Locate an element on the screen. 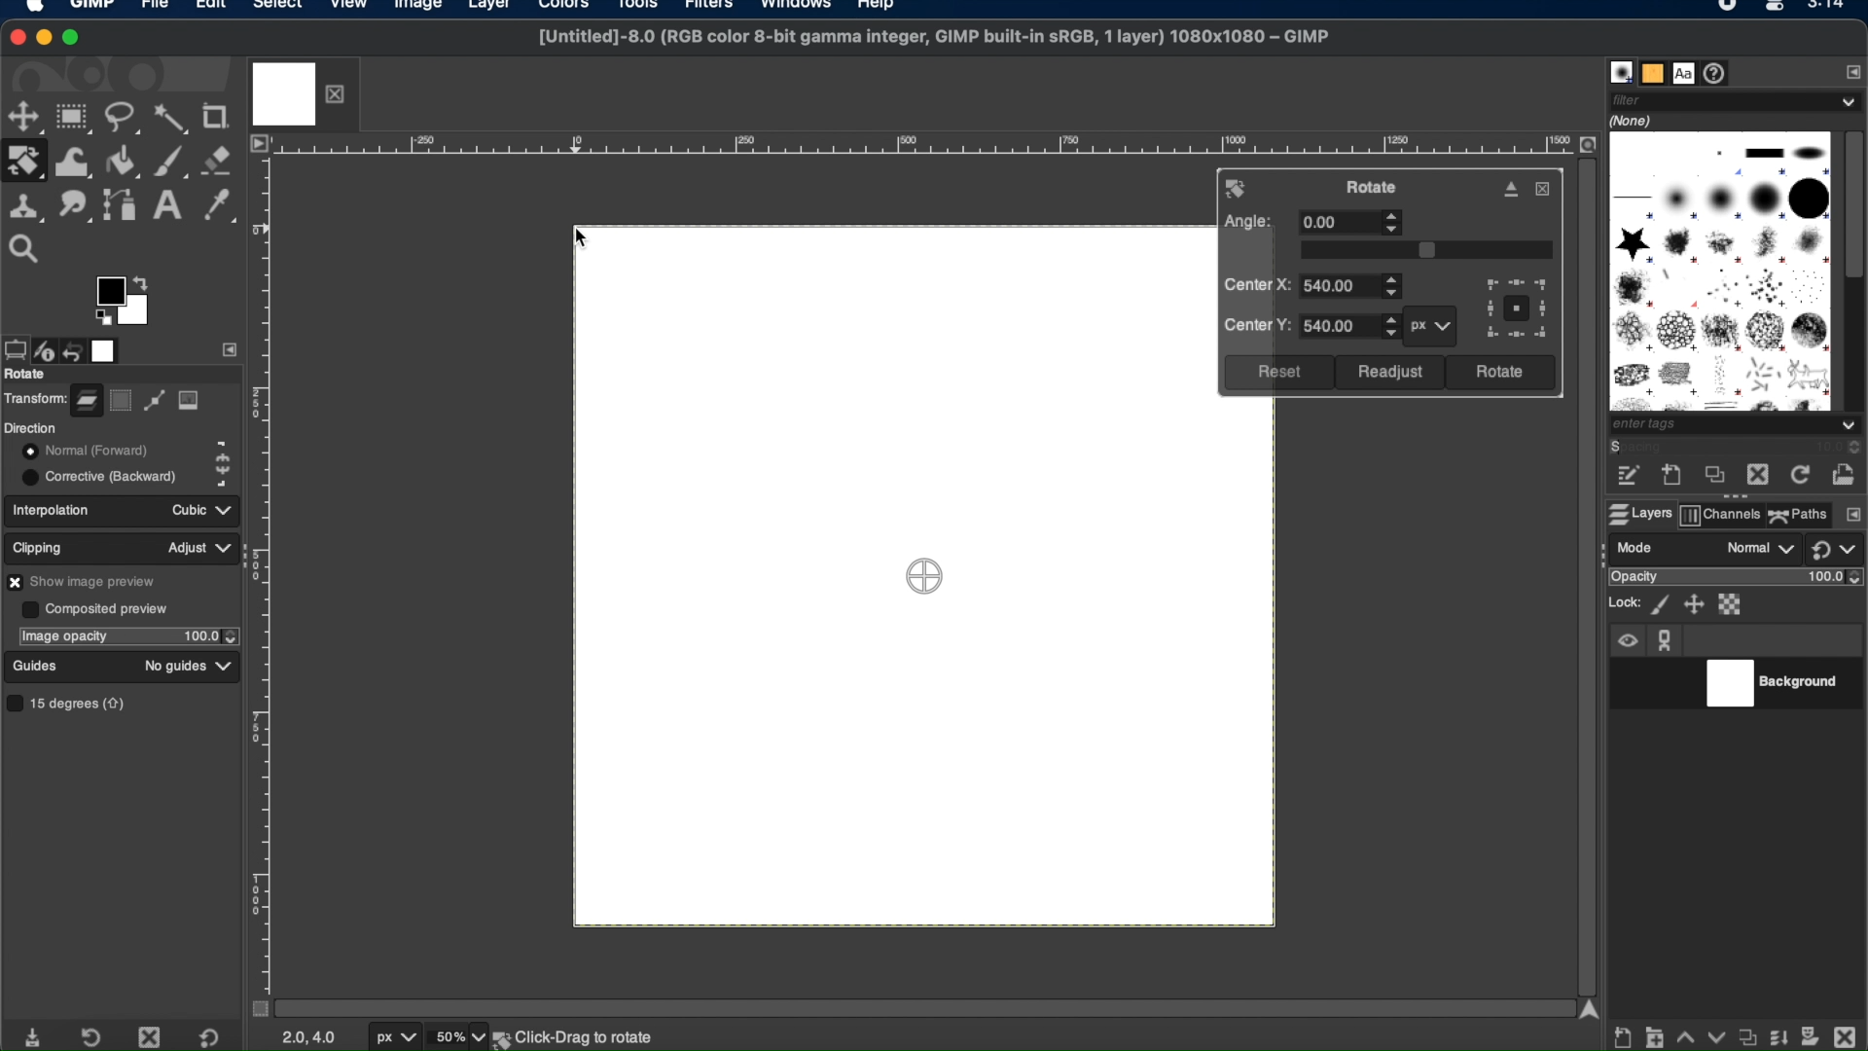  undo history is located at coordinates (75, 347).